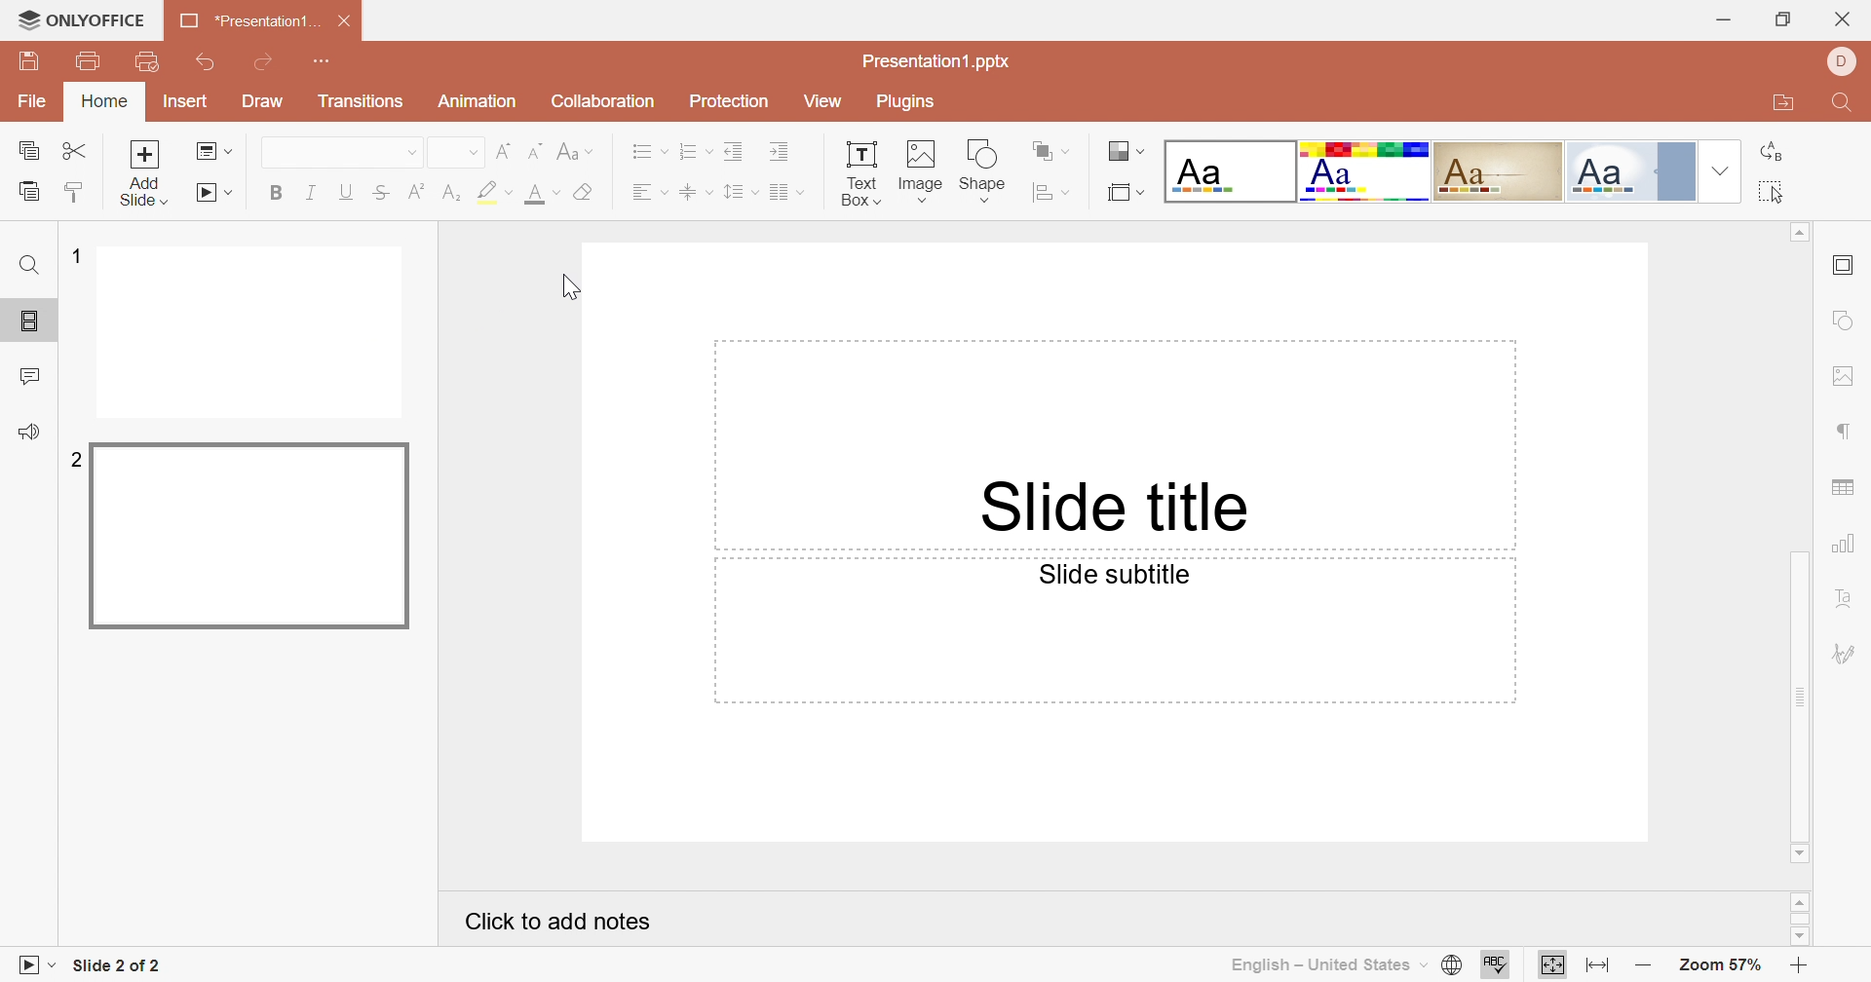 This screenshot has width=1871, height=982. Describe the element at coordinates (1599, 970) in the screenshot. I see `Fit to slide` at that location.